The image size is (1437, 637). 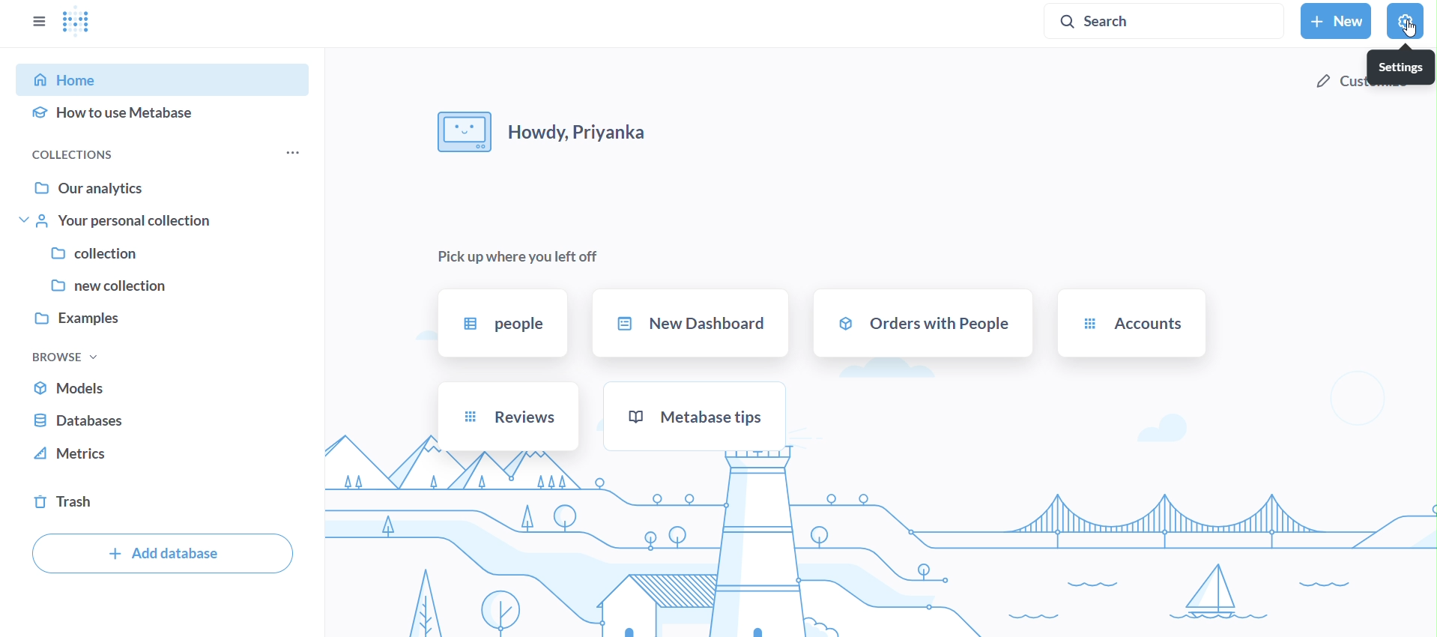 I want to click on models, so click(x=163, y=389).